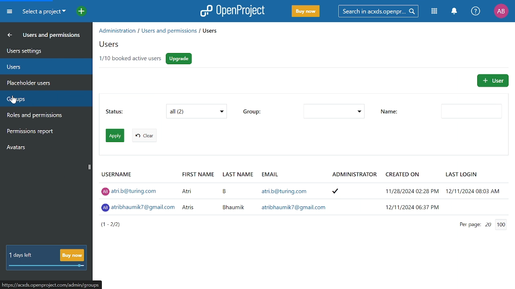 The image size is (515, 289). I want to click on Avatars, so click(45, 149).